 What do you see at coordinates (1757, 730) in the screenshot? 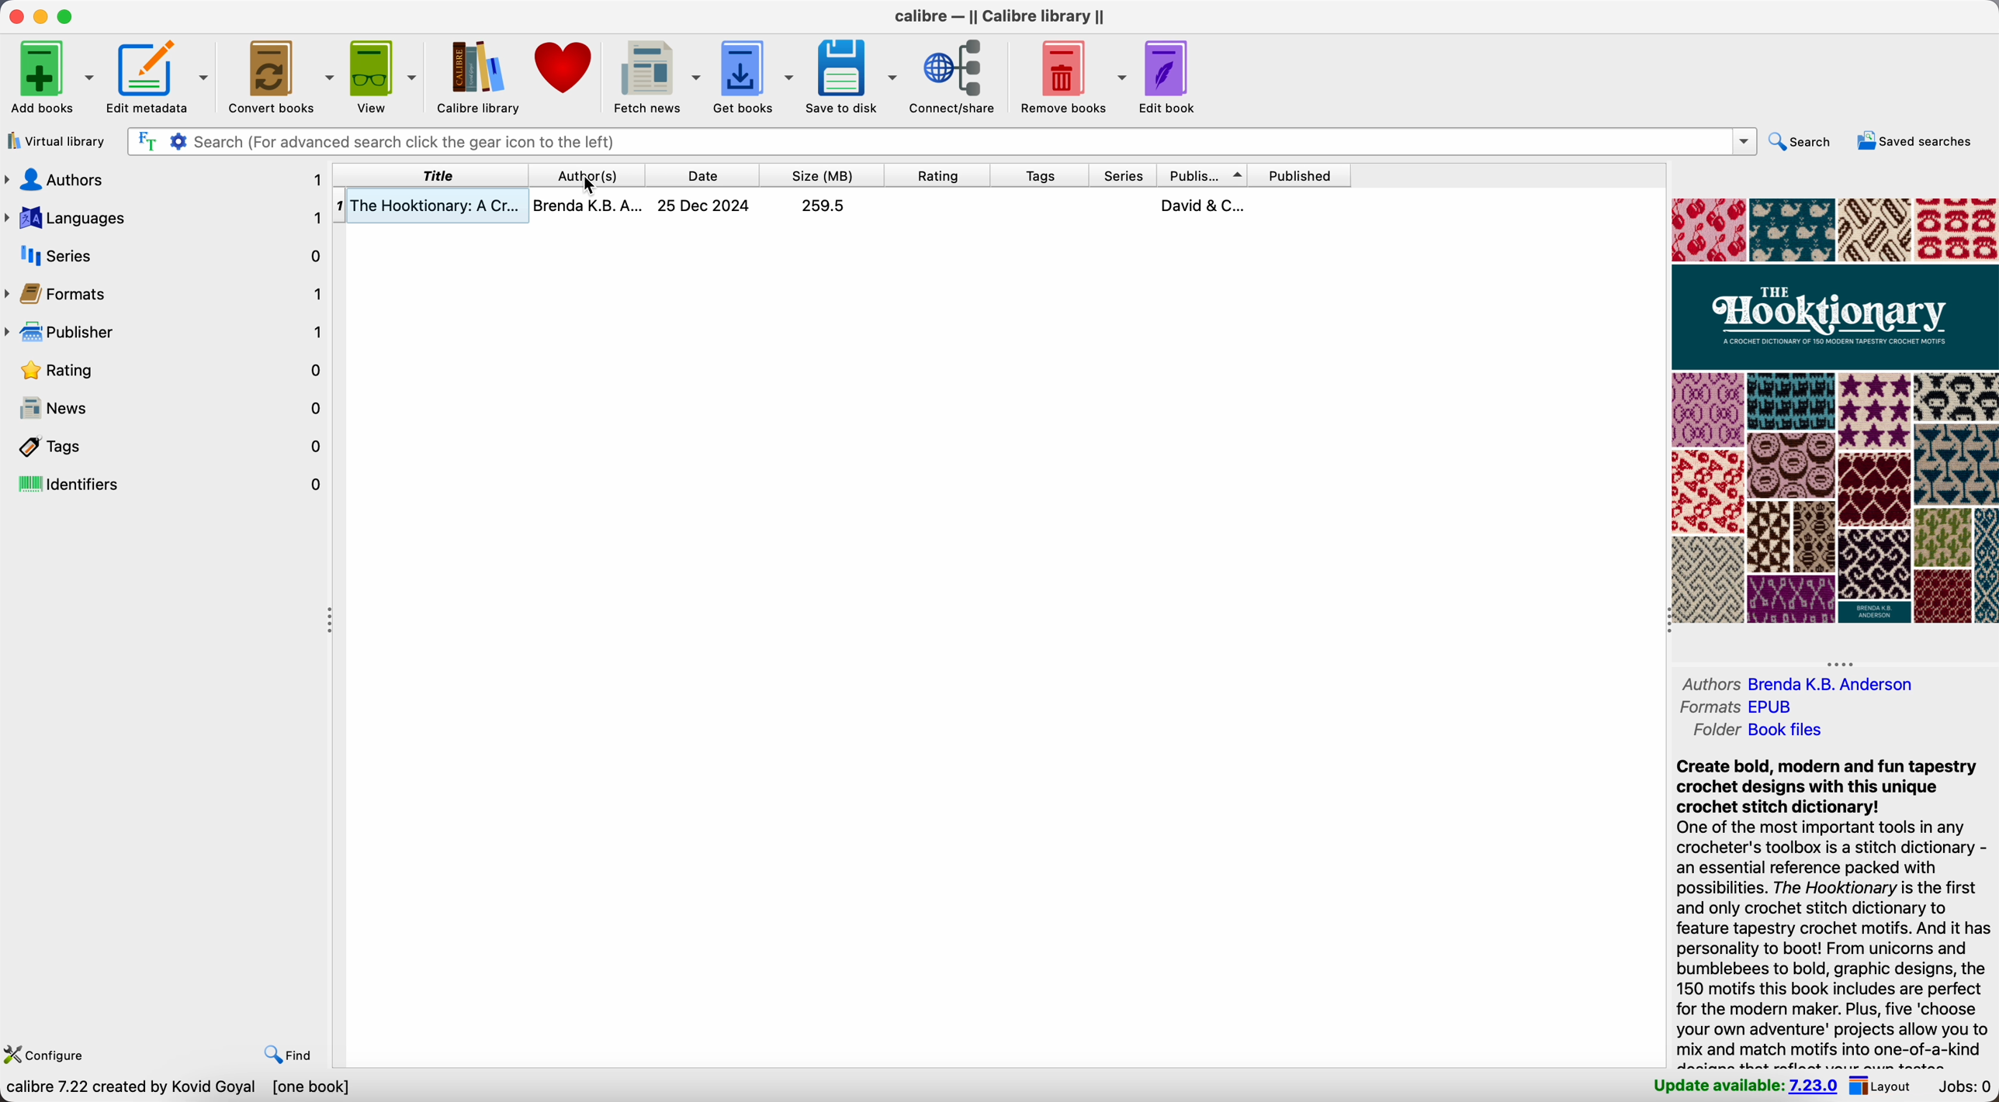
I see `folder` at bounding box center [1757, 730].